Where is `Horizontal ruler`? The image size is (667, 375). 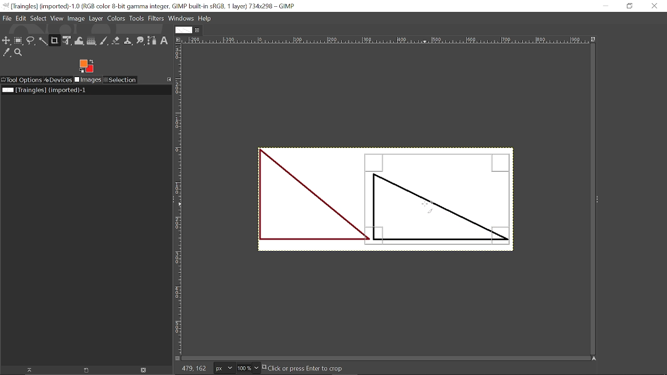 Horizontal ruler is located at coordinates (386, 40).